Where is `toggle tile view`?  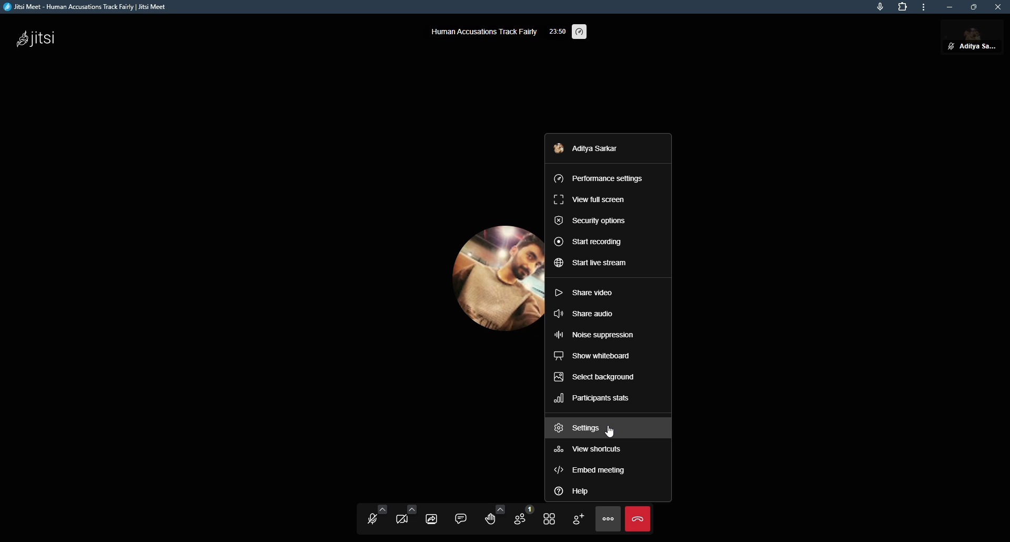
toggle tile view is located at coordinates (549, 519).